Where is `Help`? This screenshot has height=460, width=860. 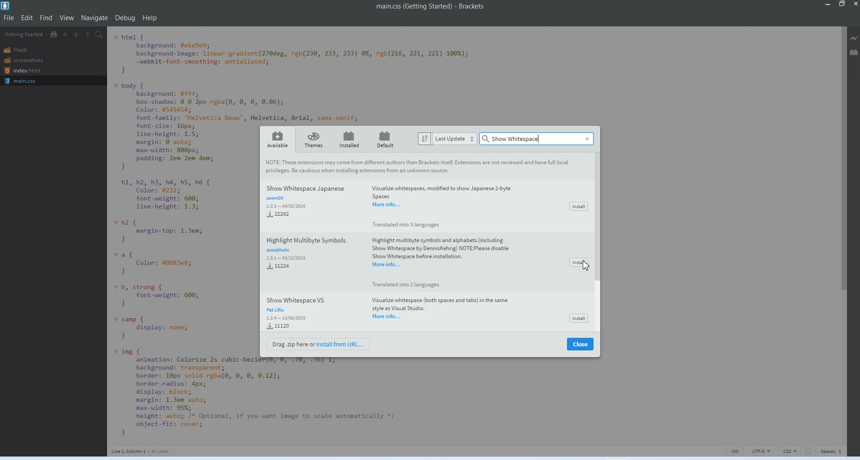 Help is located at coordinates (150, 18).